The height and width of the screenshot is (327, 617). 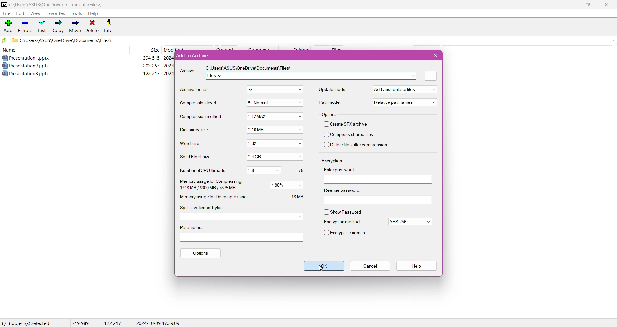 What do you see at coordinates (275, 90) in the screenshot?
I see `7x` at bounding box center [275, 90].